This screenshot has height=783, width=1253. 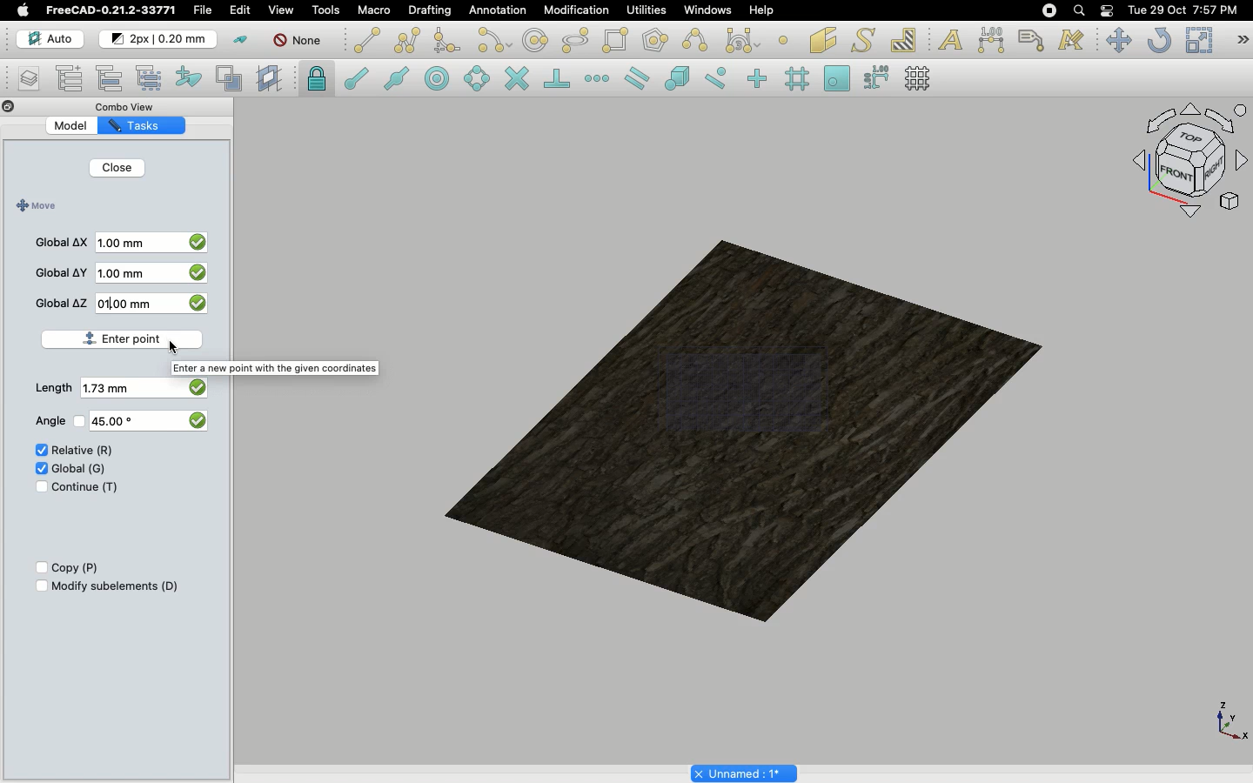 I want to click on Selecting edit, so click(x=244, y=11).